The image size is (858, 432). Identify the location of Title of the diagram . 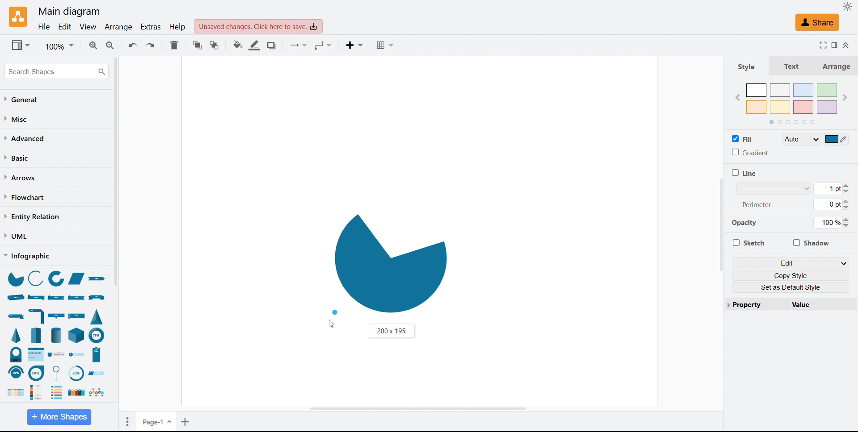
(68, 12).